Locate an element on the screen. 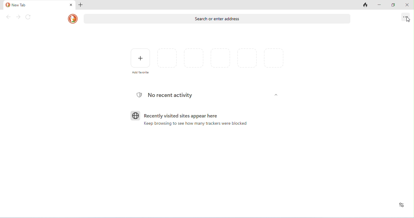 Image resolution: width=414 pixels, height=218 pixels. keep browsing to see how many trackers were blocked is located at coordinates (193, 123).